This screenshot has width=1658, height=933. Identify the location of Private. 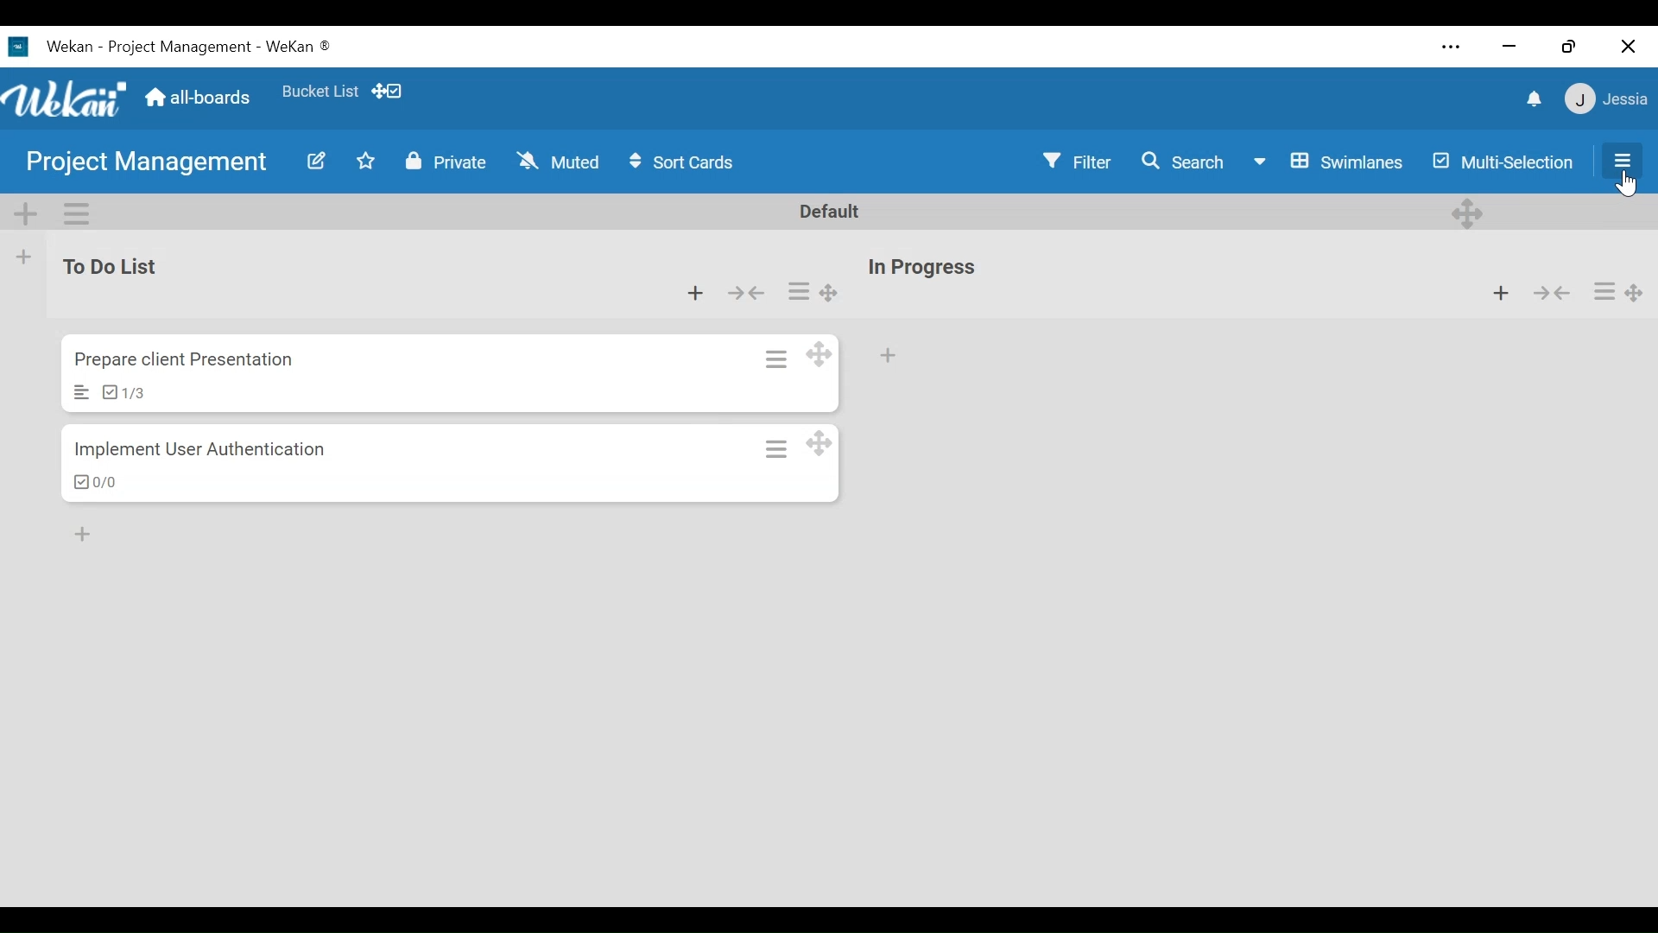
(445, 162).